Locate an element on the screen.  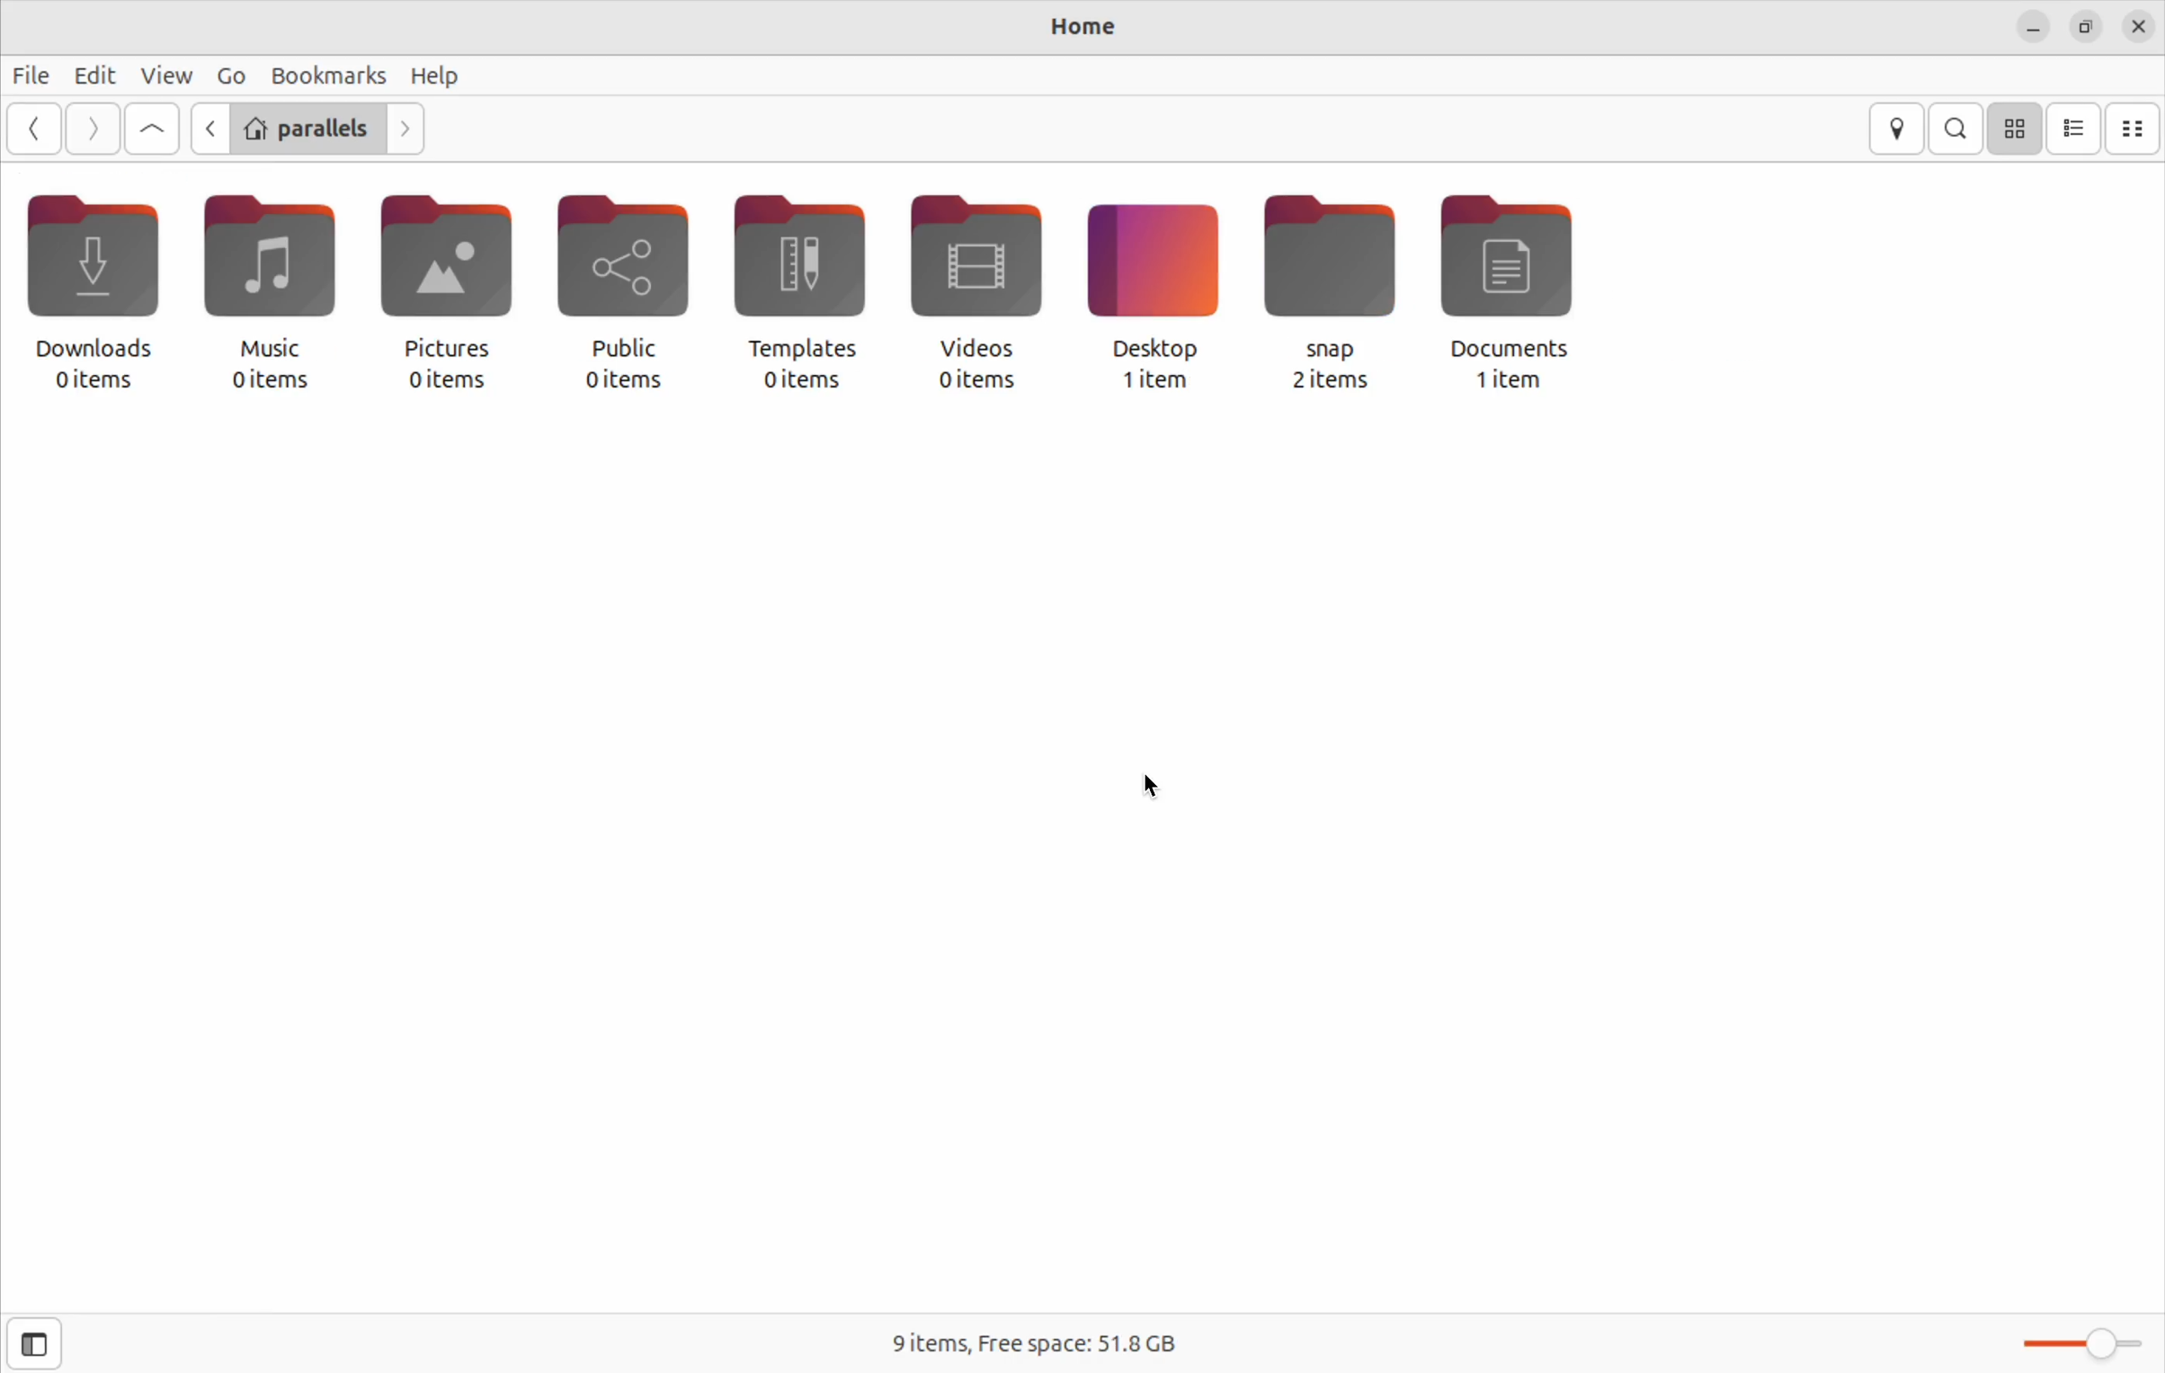
list view is located at coordinates (2078, 129).